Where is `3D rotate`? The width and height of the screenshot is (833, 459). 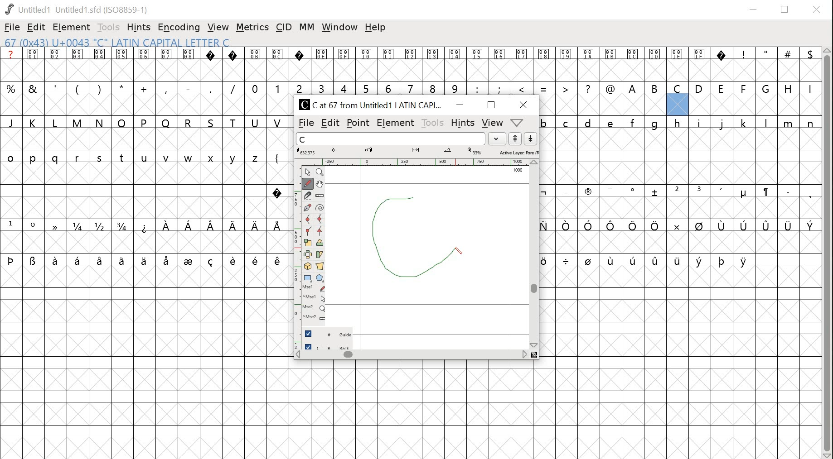
3D rotate is located at coordinates (309, 267).